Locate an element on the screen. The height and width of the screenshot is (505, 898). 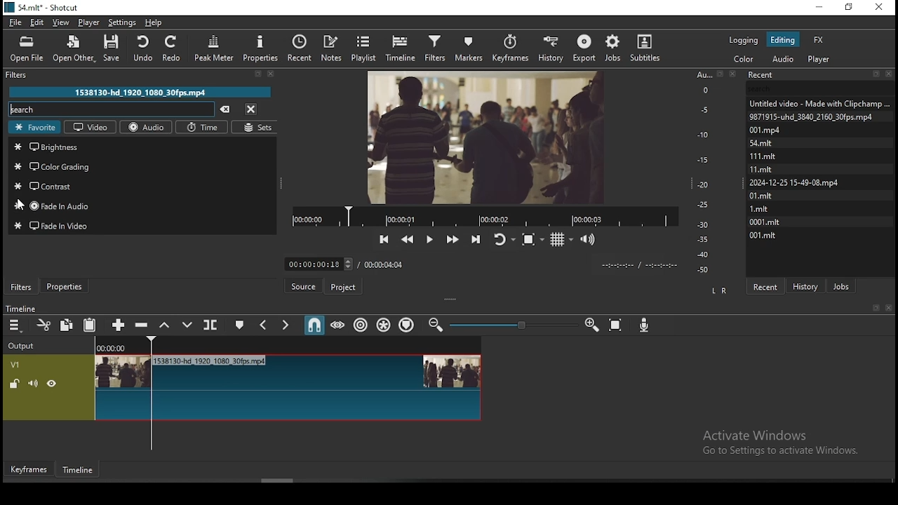
1.mit is located at coordinates (758, 208).